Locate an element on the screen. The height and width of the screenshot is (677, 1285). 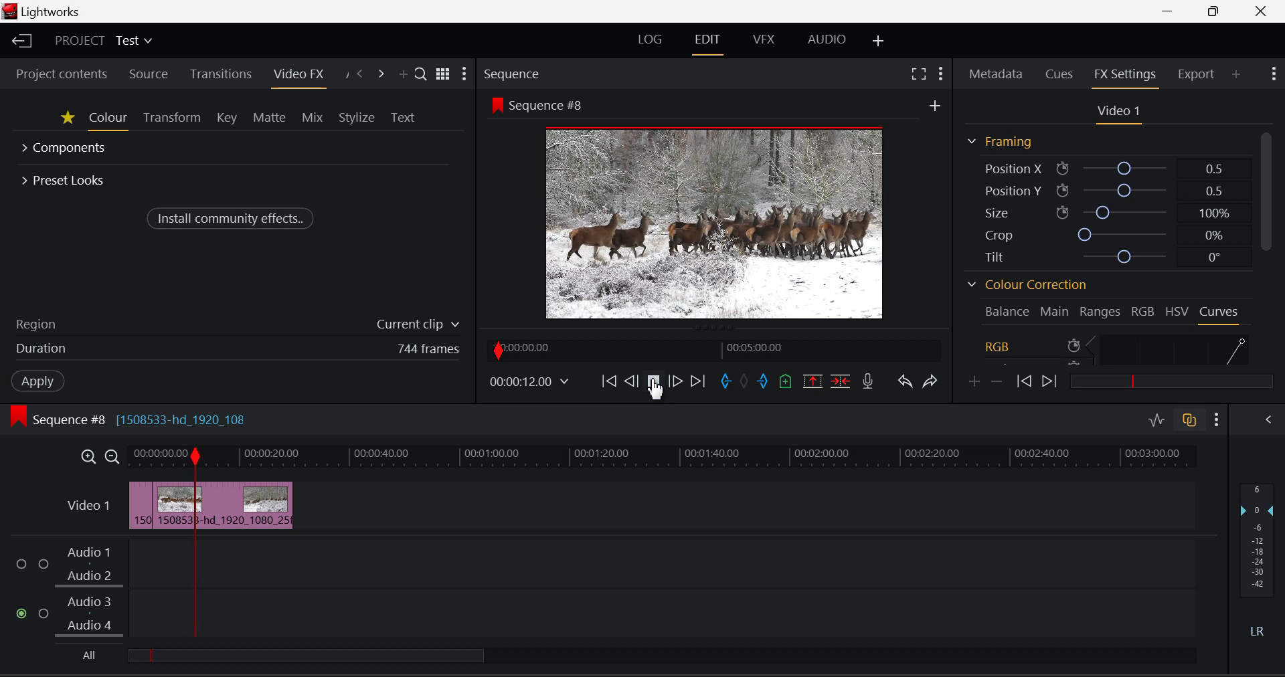
Crop is located at coordinates (1102, 233).